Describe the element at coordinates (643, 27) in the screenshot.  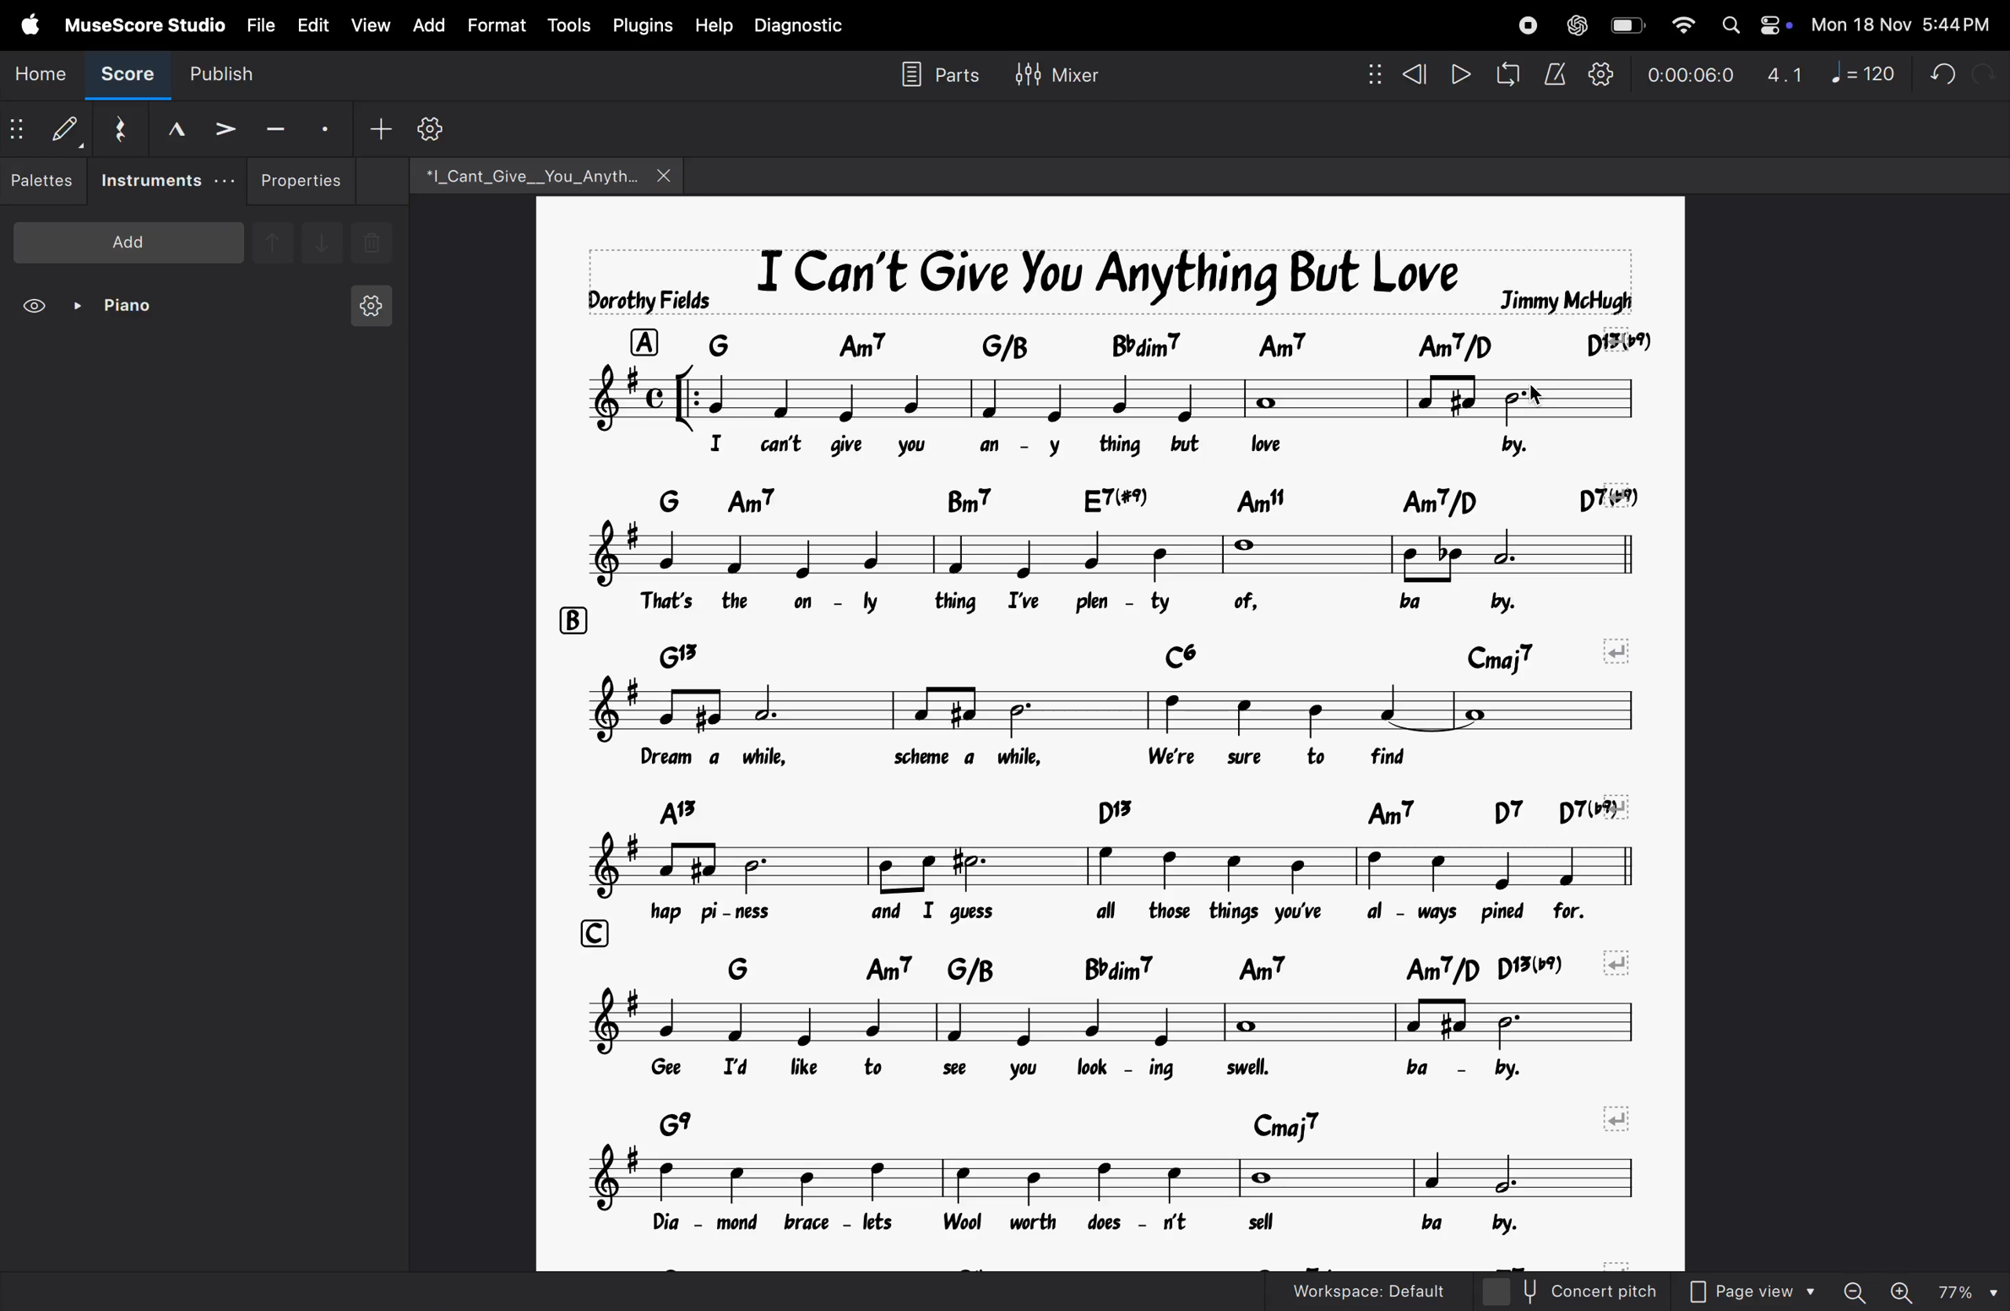
I see `plugins` at that location.